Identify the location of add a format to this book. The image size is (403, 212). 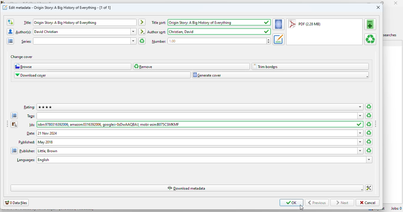
(371, 24).